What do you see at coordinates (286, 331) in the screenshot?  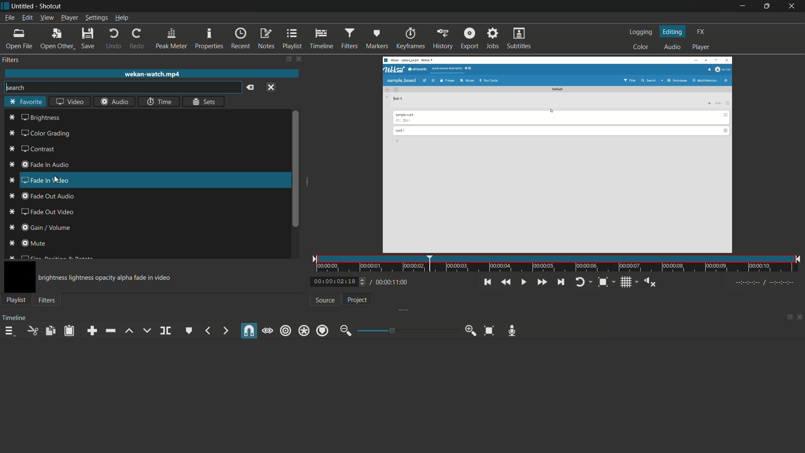 I see `ripple` at bounding box center [286, 331].